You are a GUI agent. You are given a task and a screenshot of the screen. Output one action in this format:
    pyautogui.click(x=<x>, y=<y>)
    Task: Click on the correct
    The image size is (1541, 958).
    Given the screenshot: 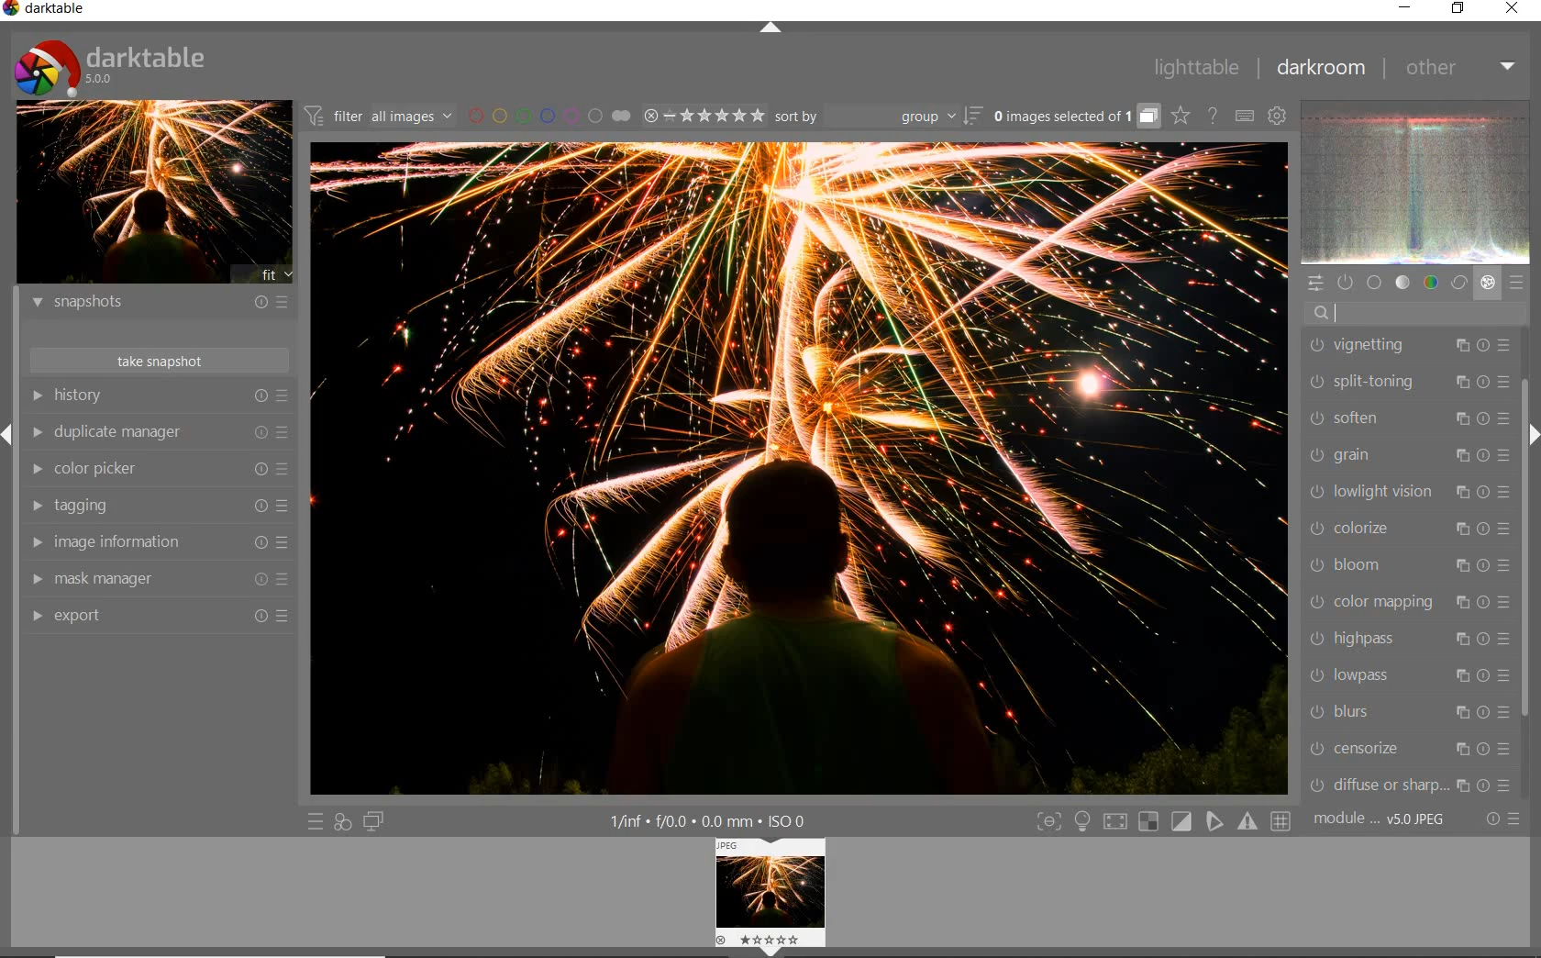 What is the action you would take?
    pyautogui.click(x=1459, y=284)
    